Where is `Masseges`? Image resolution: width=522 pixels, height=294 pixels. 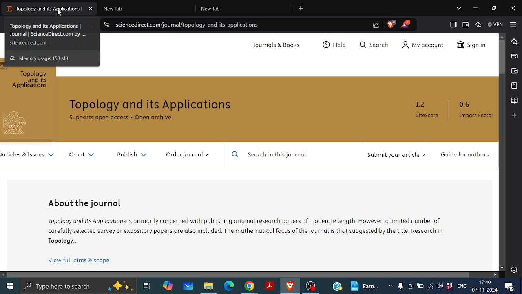 Masseges is located at coordinates (511, 287).